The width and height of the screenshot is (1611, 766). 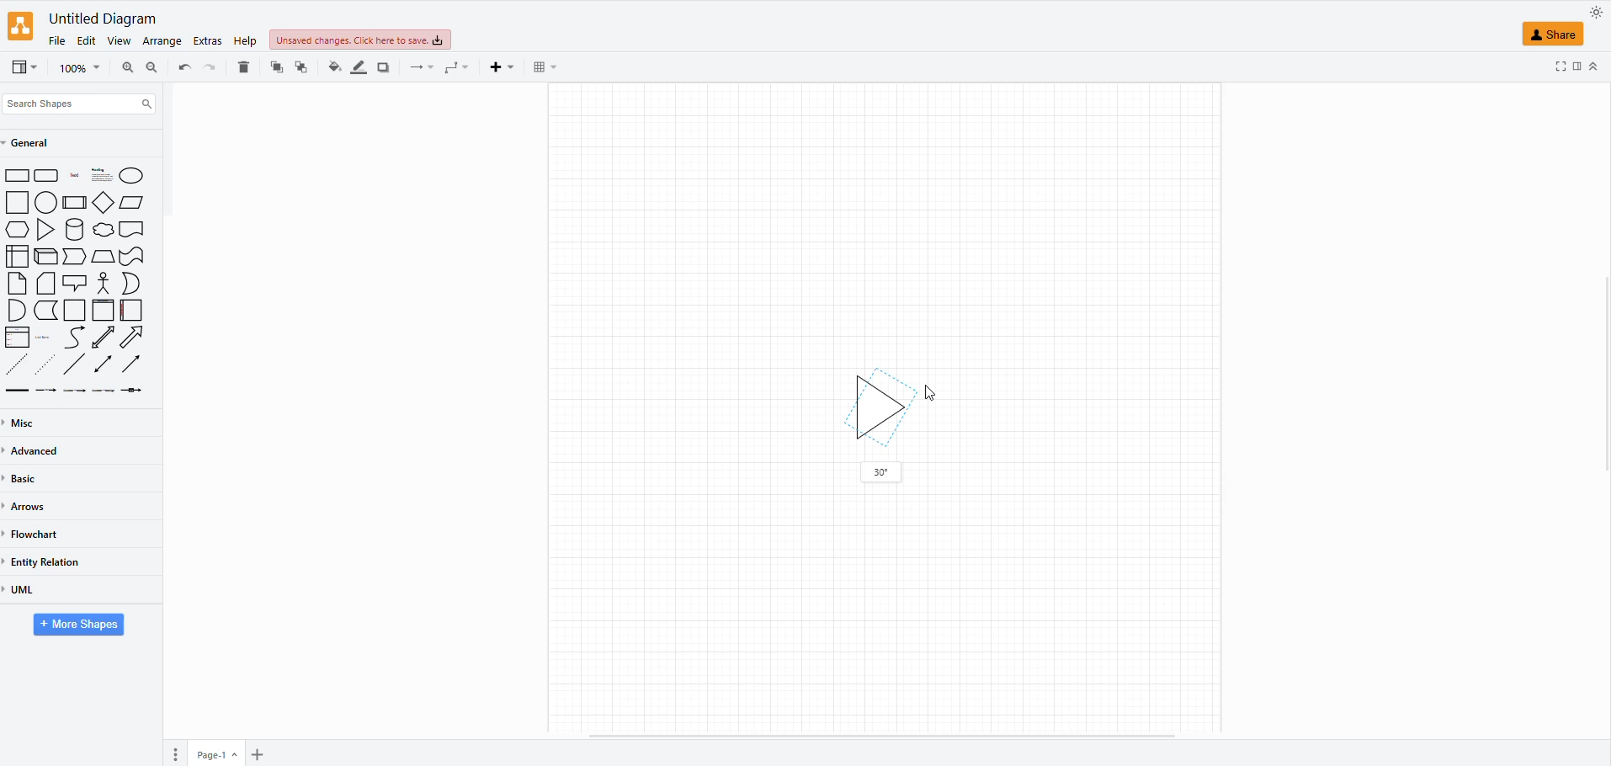 What do you see at coordinates (382, 65) in the screenshot?
I see `shadow` at bounding box center [382, 65].